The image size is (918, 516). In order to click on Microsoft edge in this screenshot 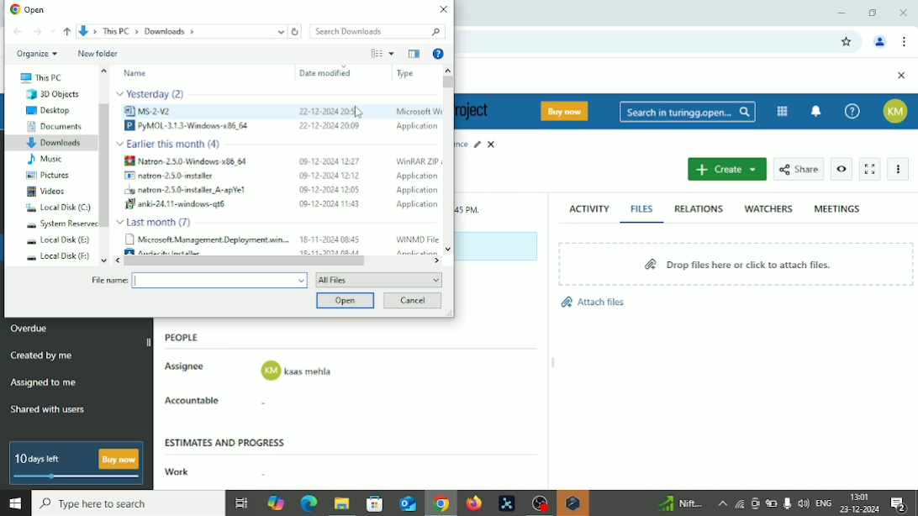, I will do `click(308, 504)`.